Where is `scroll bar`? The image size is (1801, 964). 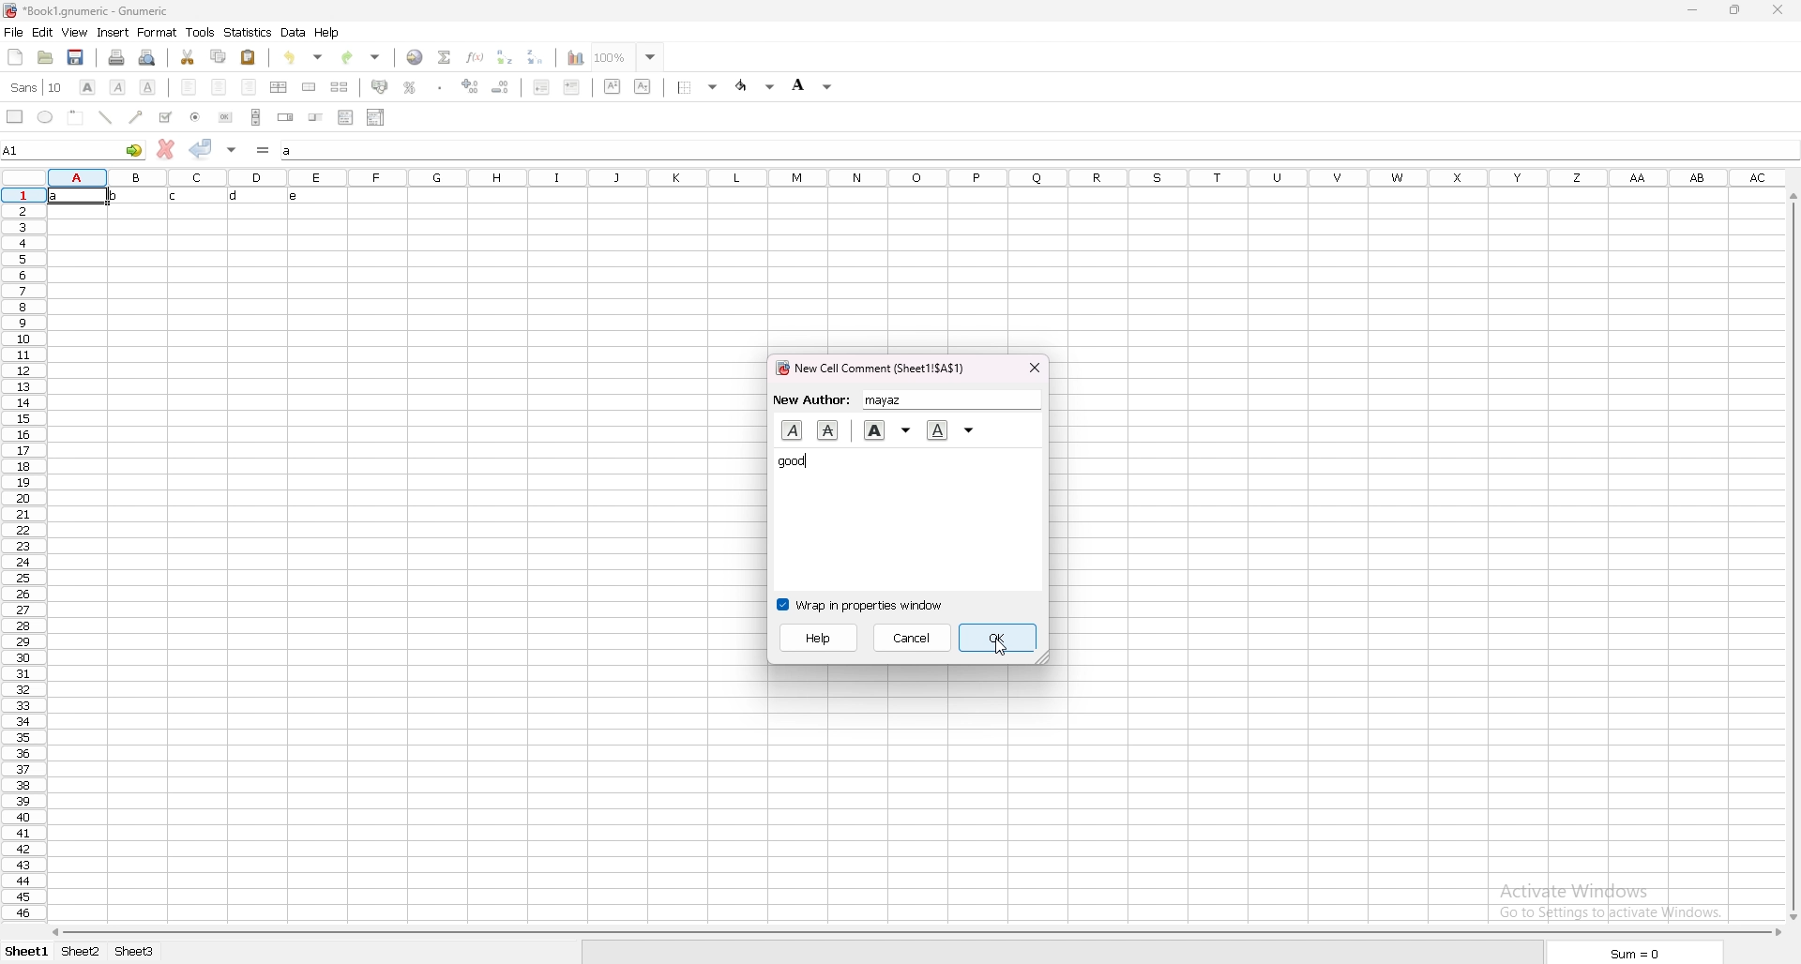
scroll bar is located at coordinates (919, 935).